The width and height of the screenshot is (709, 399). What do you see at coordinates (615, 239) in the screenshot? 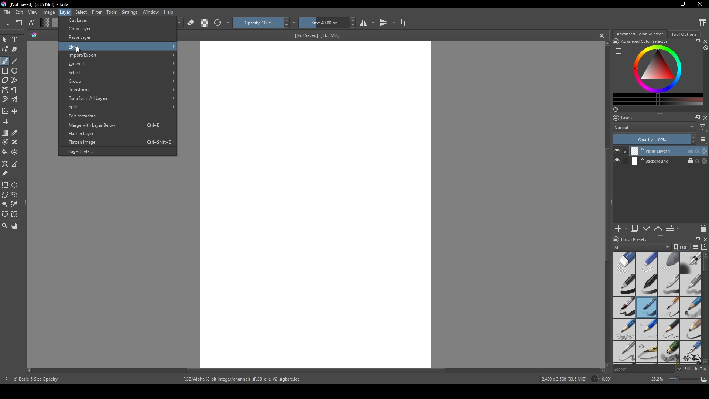
I see `logo` at bounding box center [615, 239].